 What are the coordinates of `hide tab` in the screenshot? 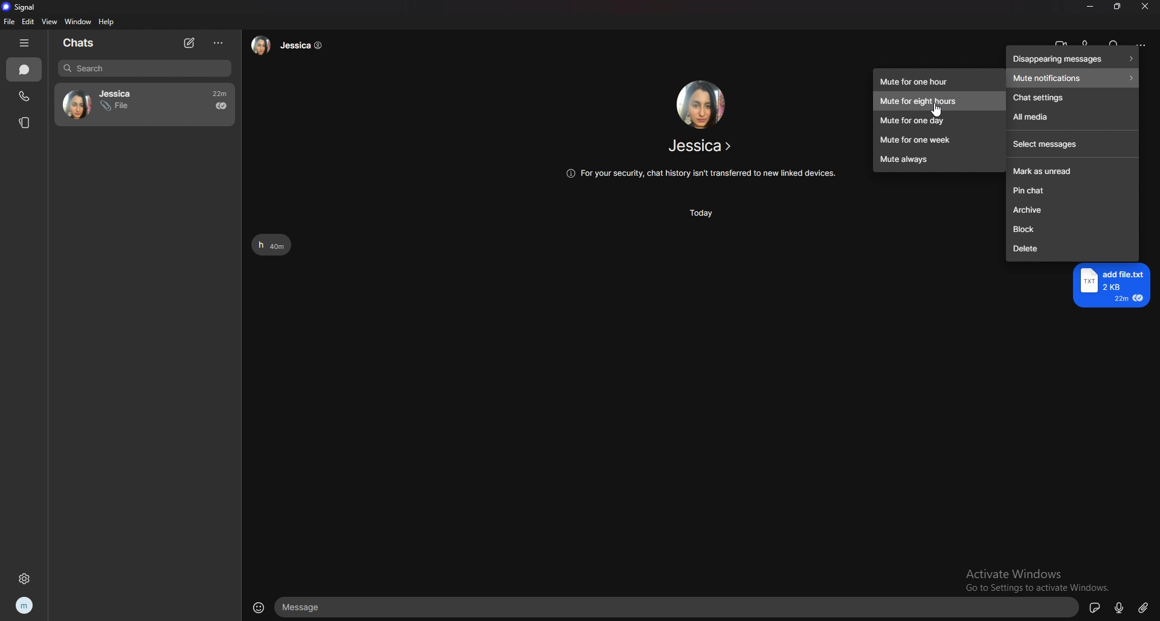 It's located at (26, 43).